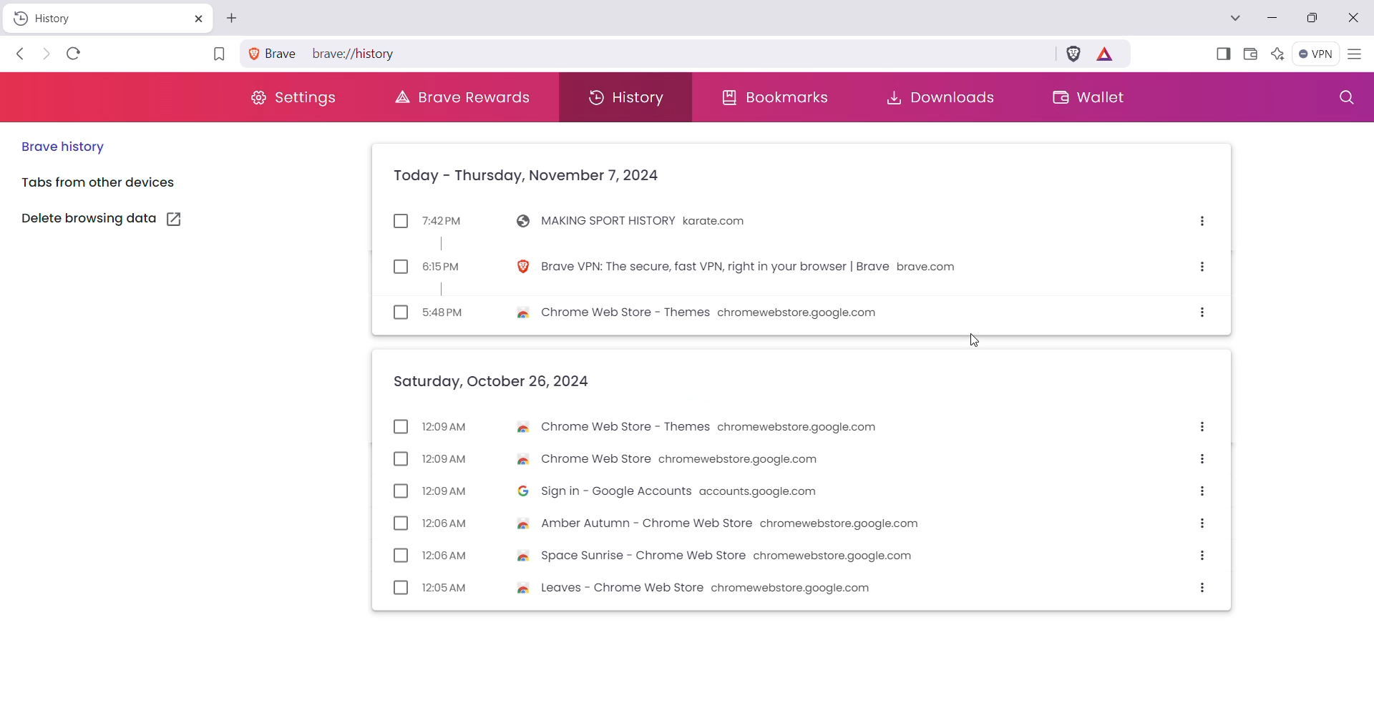  What do you see at coordinates (445, 220) in the screenshot?
I see `7:42PM` at bounding box center [445, 220].